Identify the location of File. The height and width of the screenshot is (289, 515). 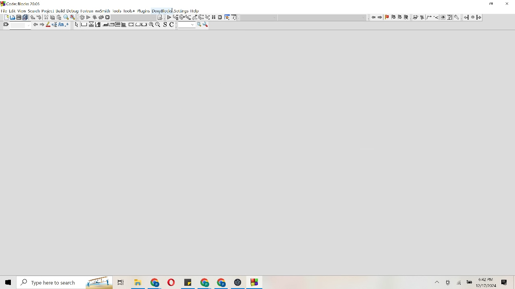
(222, 283).